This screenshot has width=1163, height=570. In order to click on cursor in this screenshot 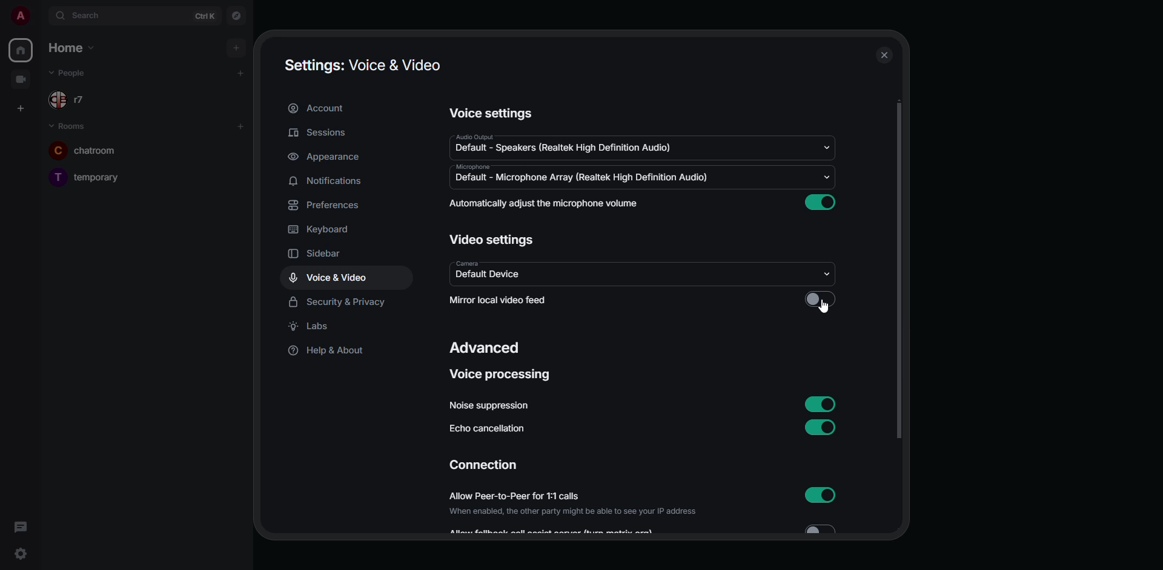, I will do `click(826, 309)`.